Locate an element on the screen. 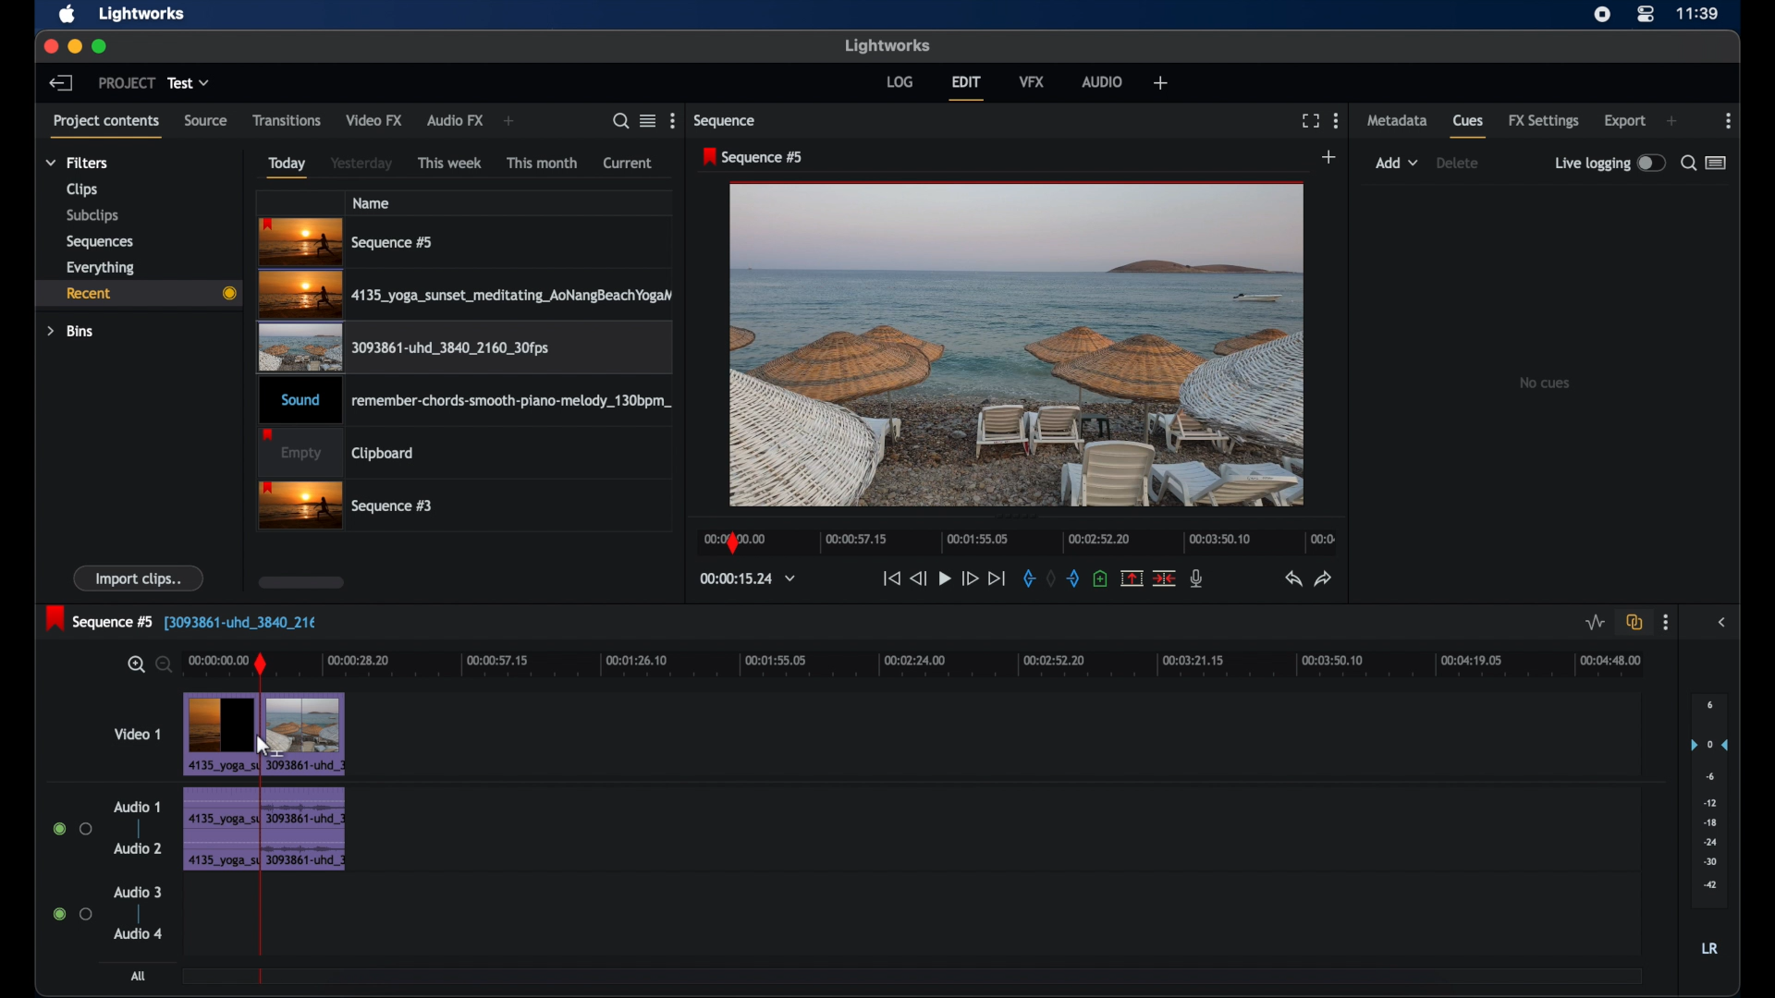 Image resolution: width=1775 pixels, height=998 pixels. export is located at coordinates (1624, 120).